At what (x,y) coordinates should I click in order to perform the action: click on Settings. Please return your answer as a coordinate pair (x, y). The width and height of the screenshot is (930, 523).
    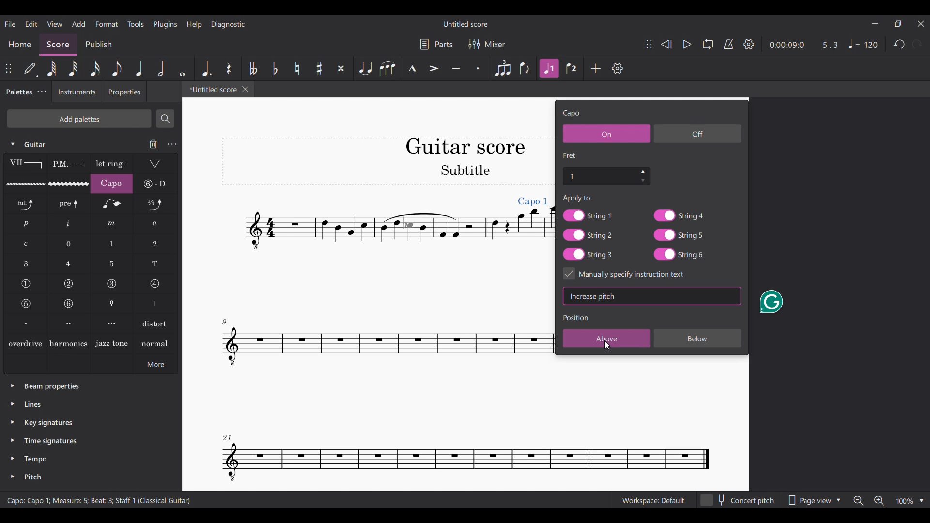
    Looking at the image, I should click on (749, 44).